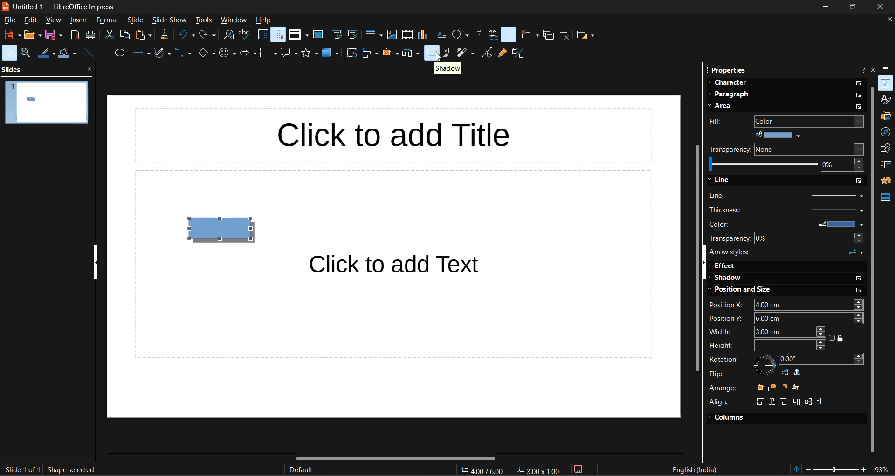  Describe the element at coordinates (120, 54) in the screenshot. I see `ellipse` at that location.